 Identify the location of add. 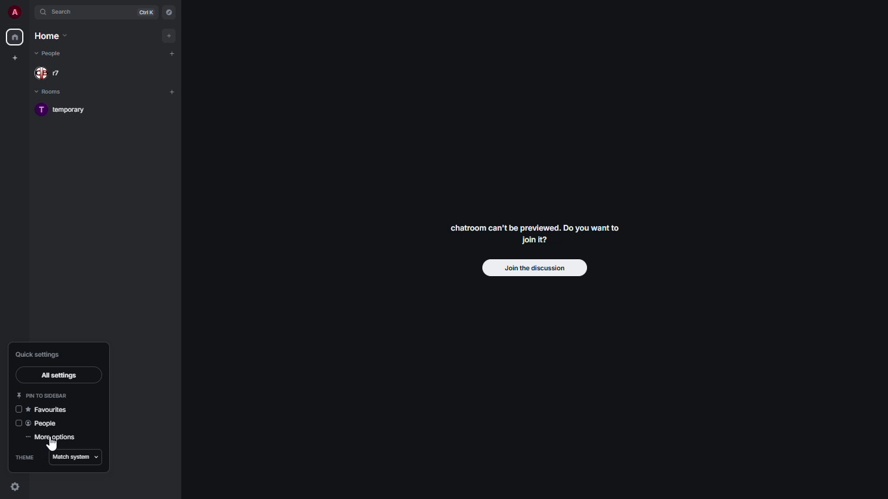
(172, 92).